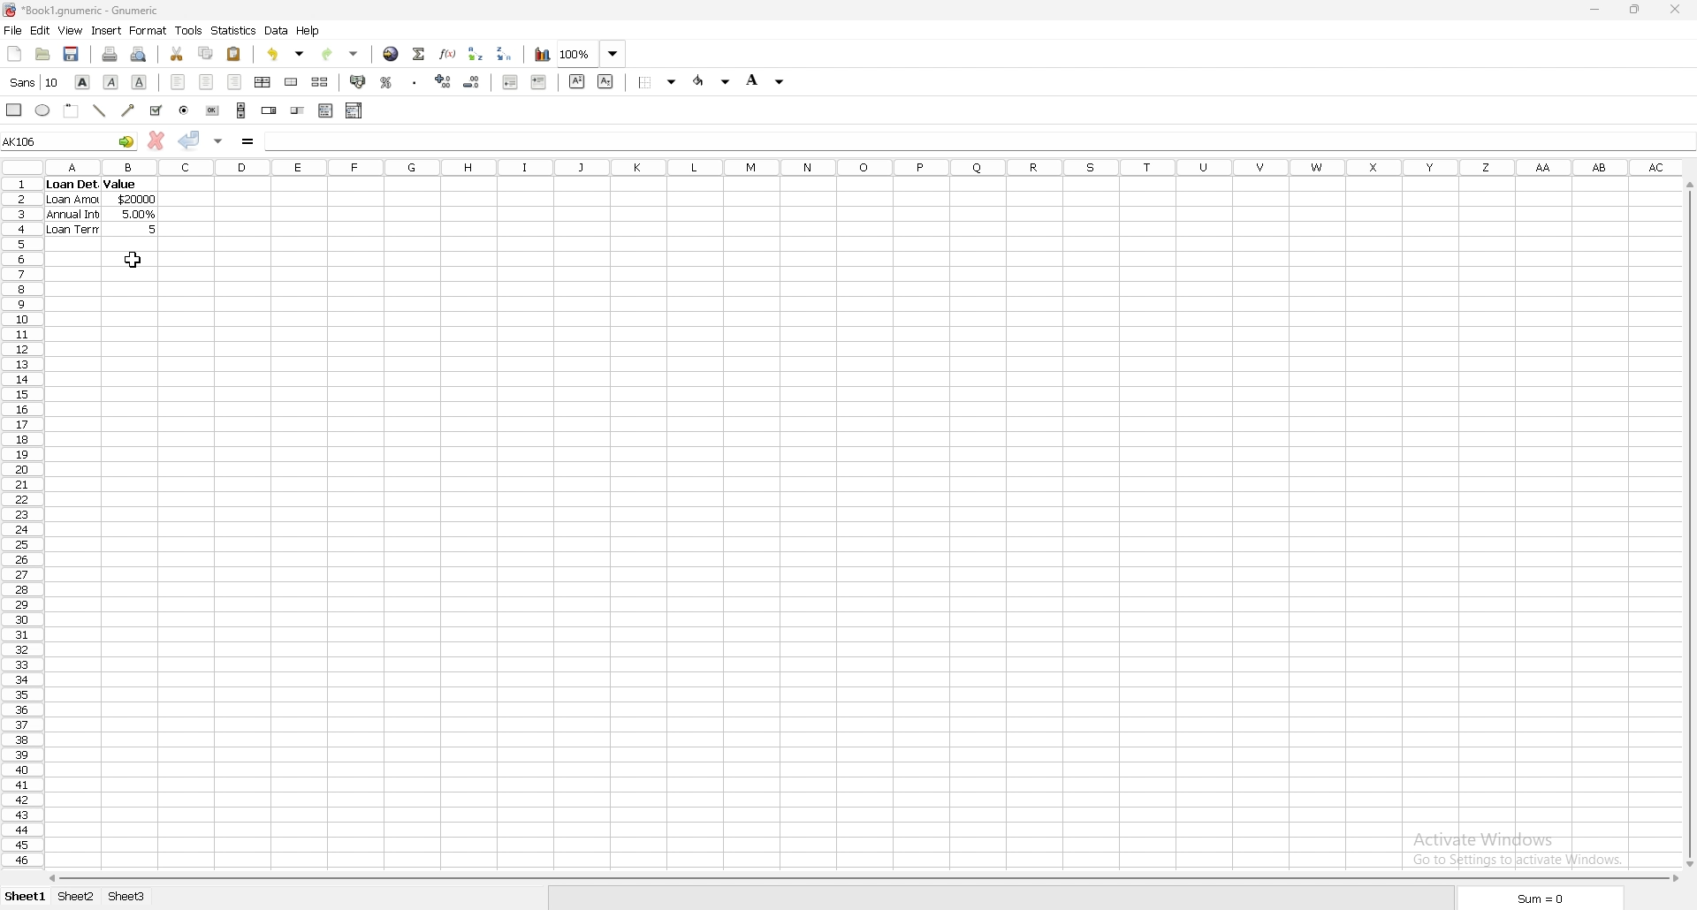  I want to click on thousand separator, so click(415, 80).